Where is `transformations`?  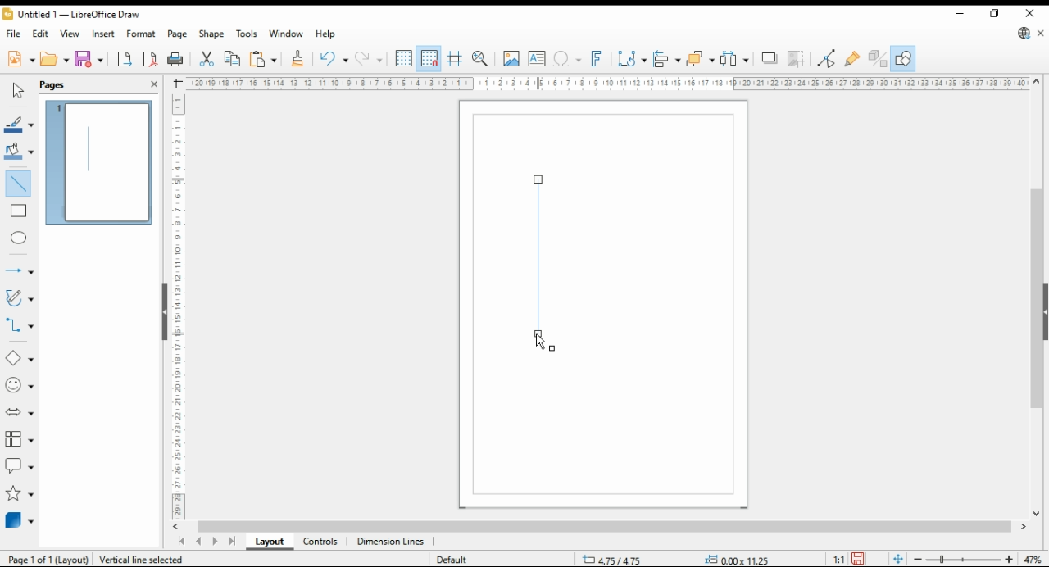
transformations is located at coordinates (632, 59).